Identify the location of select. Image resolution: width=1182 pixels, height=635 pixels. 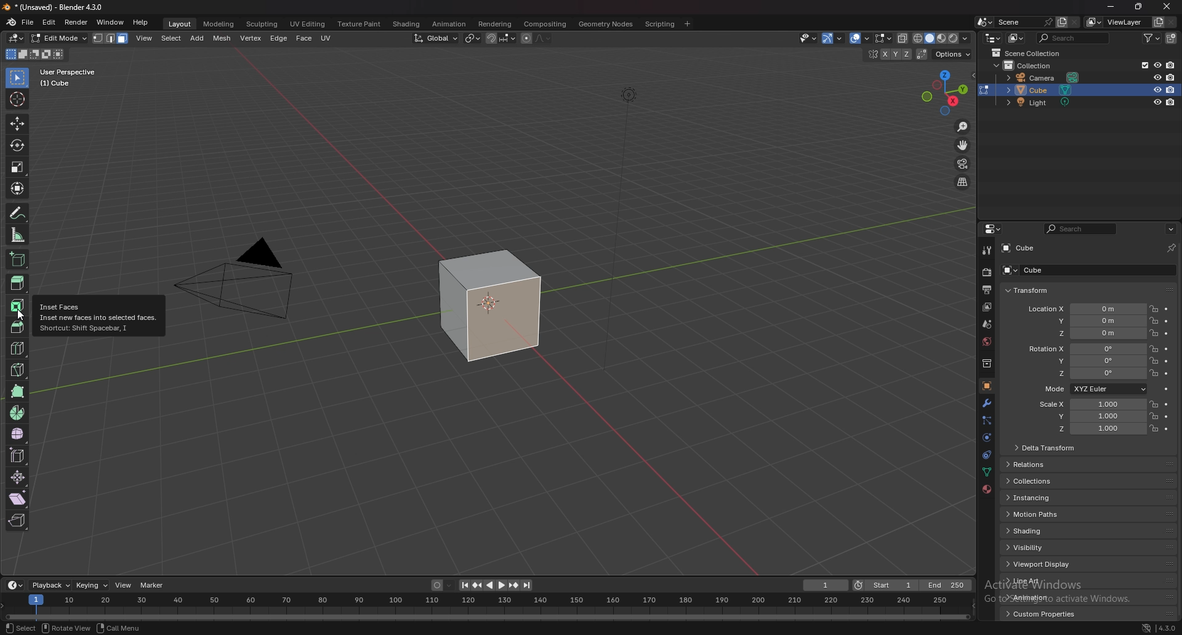
(21, 628).